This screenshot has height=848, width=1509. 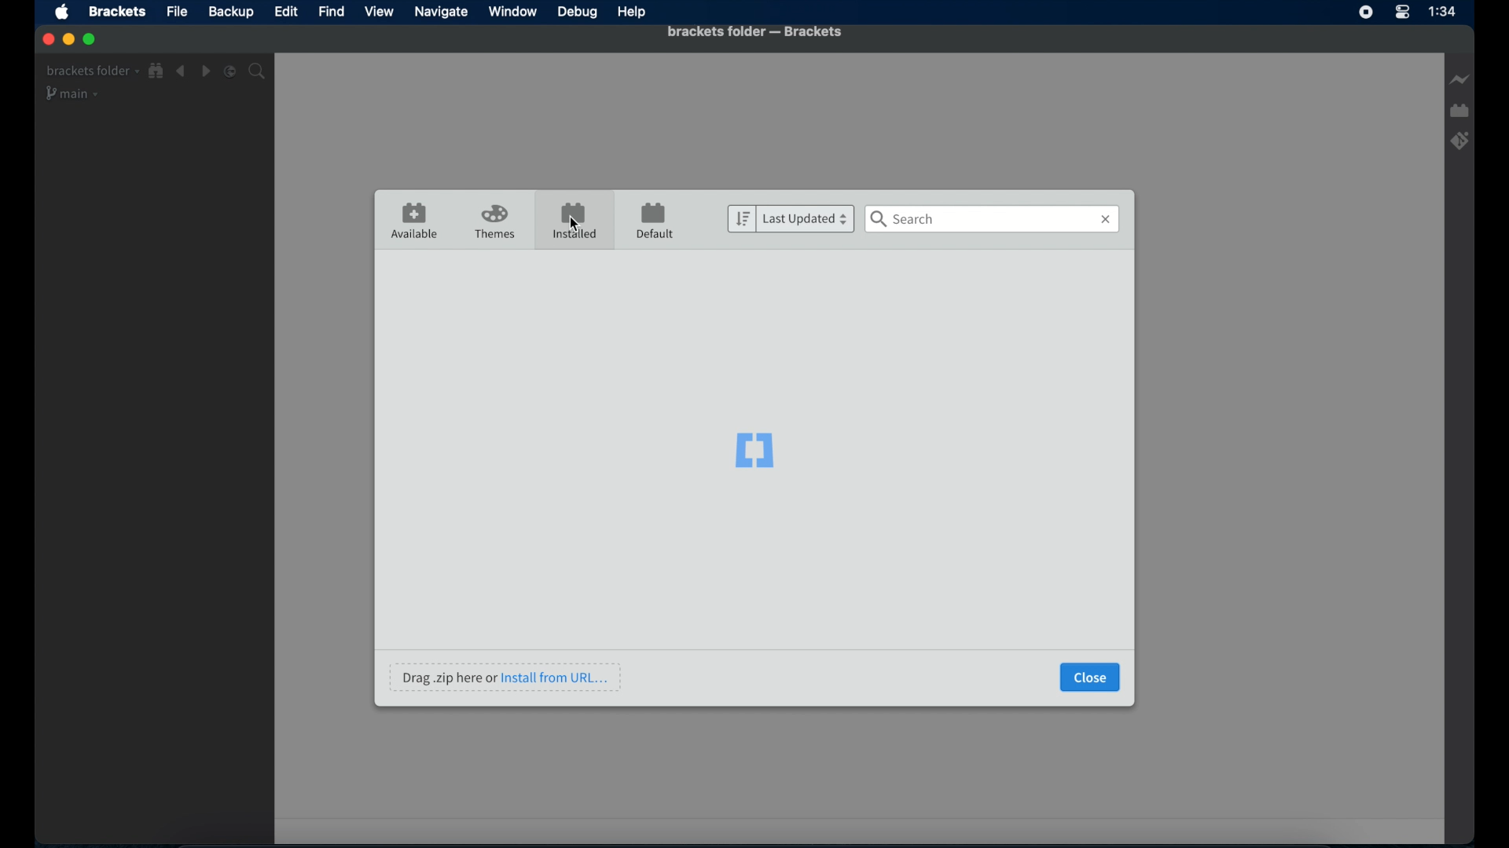 What do you see at coordinates (806, 218) in the screenshot?
I see `last updated` at bounding box center [806, 218].